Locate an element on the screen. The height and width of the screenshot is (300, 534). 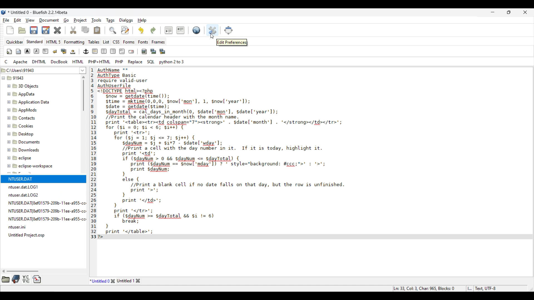
Description of current selection is located at coordinates (232, 42).